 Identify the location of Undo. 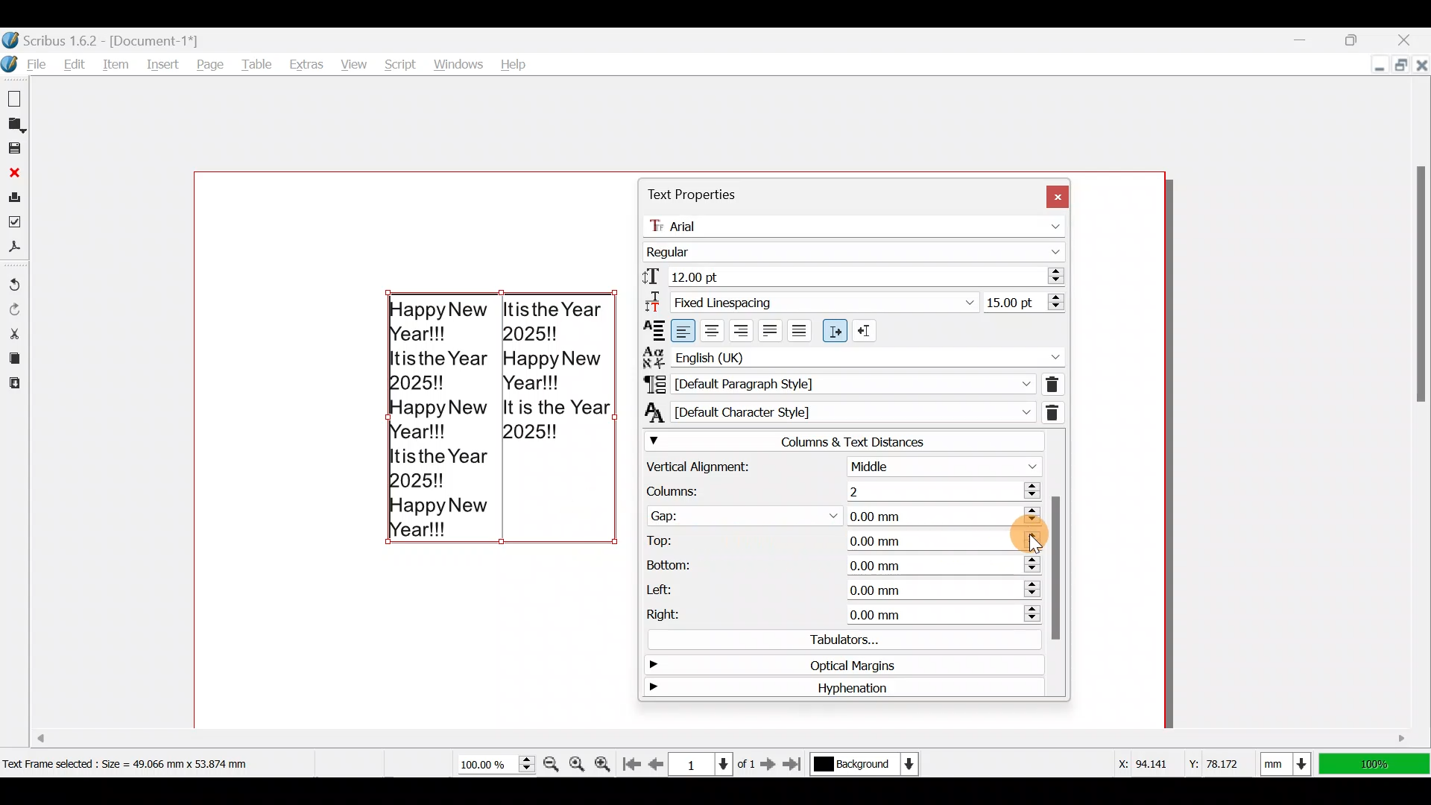
(15, 278).